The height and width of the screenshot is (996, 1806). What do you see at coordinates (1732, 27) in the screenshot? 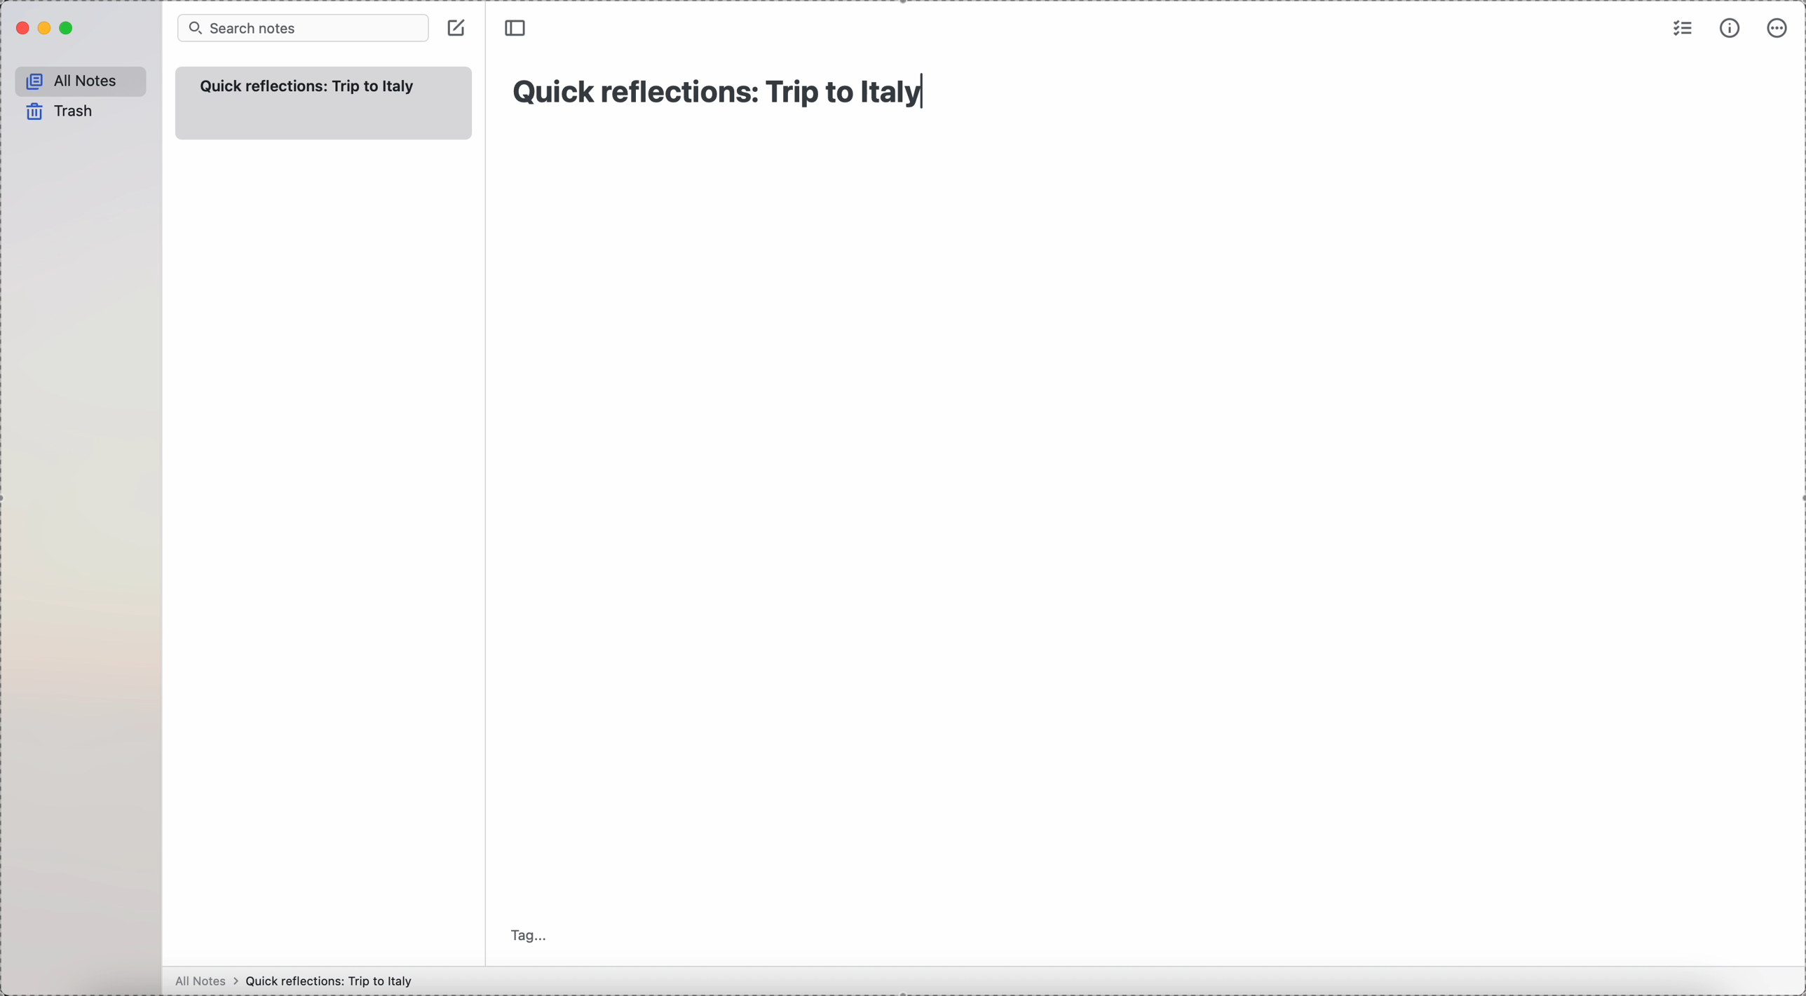
I see `metrics` at bounding box center [1732, 27].